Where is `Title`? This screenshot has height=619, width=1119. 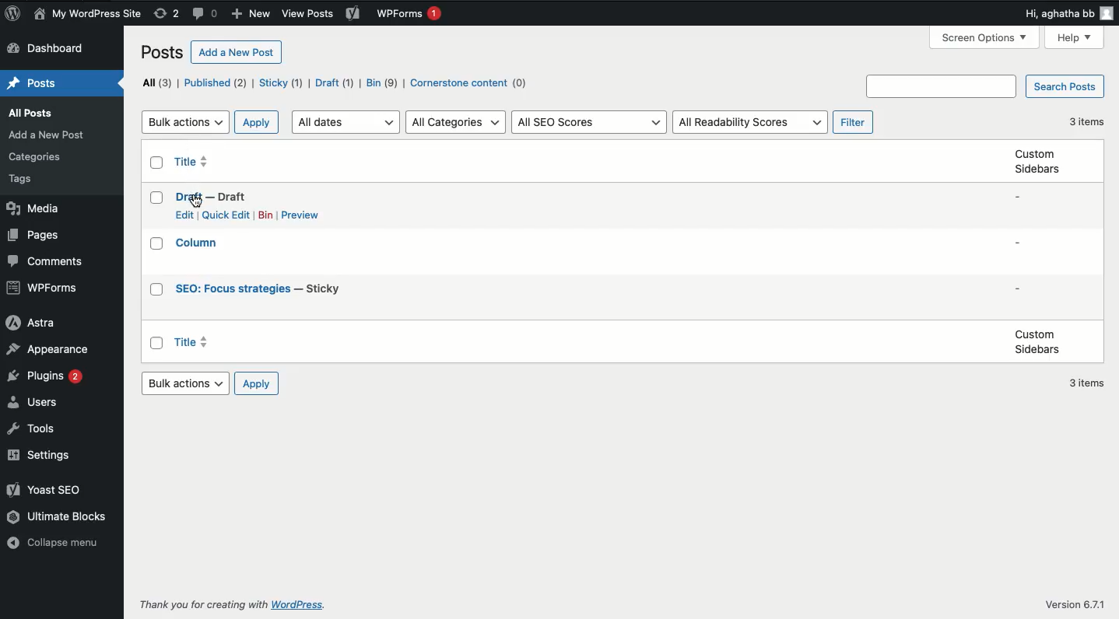 Title is located at coordinates (212, 198).